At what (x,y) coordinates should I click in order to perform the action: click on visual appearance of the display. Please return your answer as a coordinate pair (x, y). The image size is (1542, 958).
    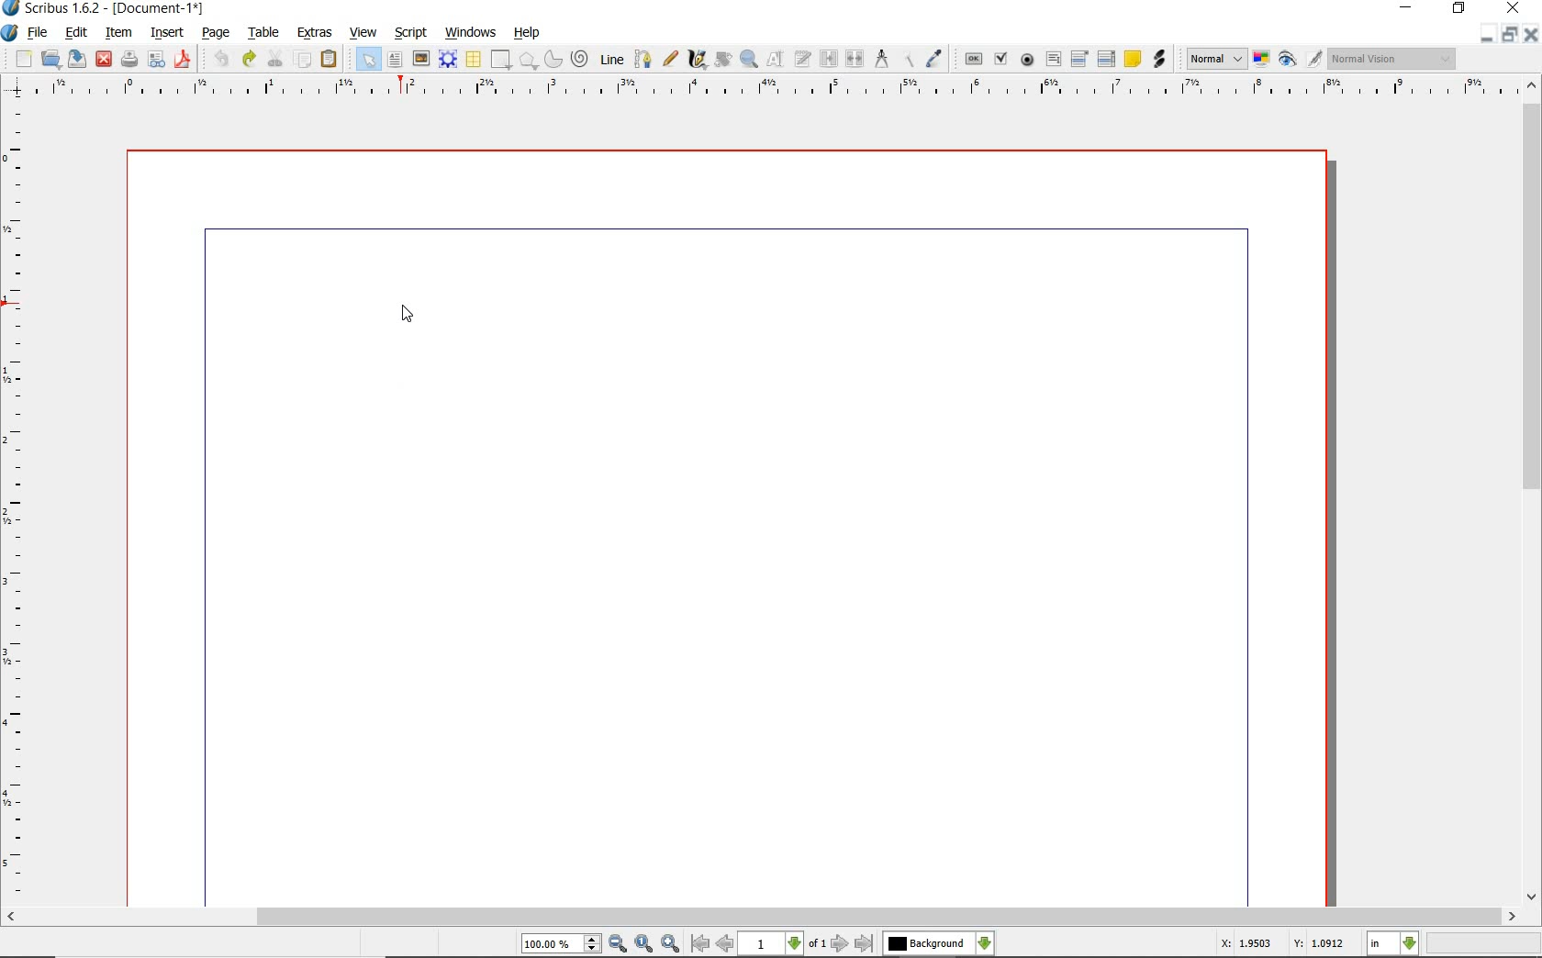
    Looking at the image, I should click on (1390, 59).